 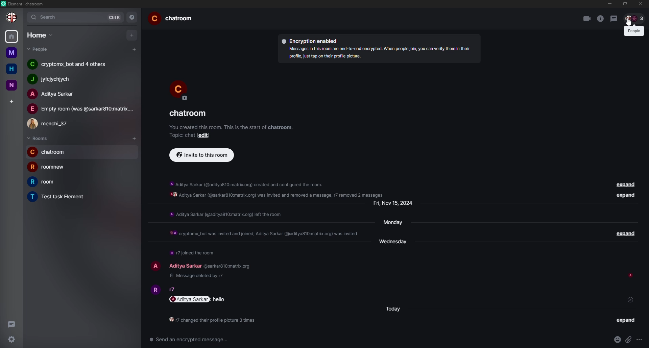 What do you see at coordinates (393, 310) in the screenshot?
I see `day` at bounding box center [393, 310].